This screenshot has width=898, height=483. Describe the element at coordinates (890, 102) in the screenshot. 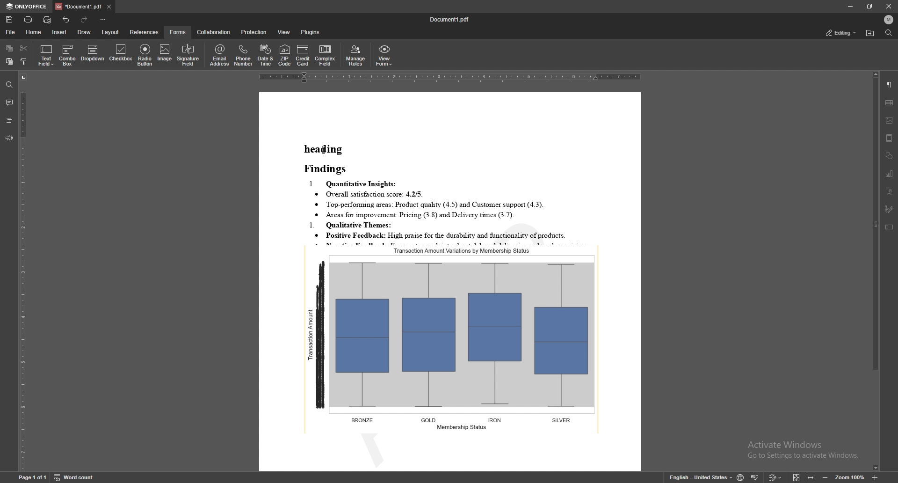

I see `table` at that location.